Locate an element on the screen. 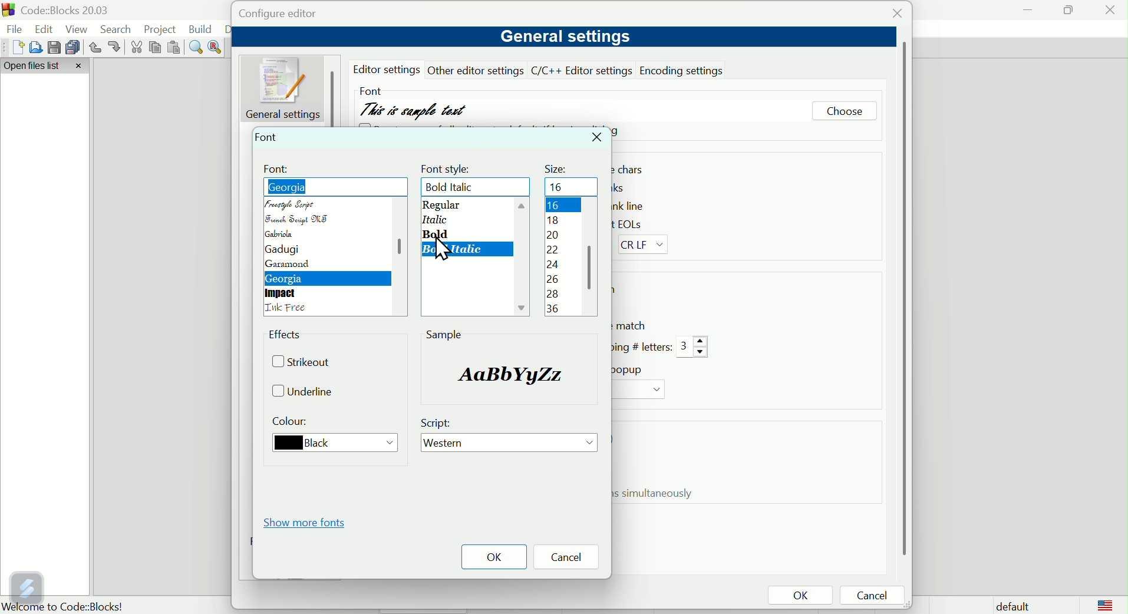 The height and width of the screenshot is (614, 1128). Choose is located at coordinates (844, 113).